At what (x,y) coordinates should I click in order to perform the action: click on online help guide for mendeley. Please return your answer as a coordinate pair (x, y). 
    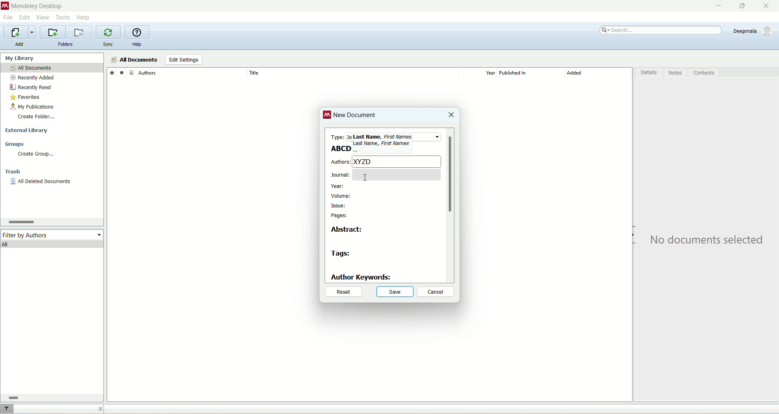
    Looking at the image, I should click on (138, 32).